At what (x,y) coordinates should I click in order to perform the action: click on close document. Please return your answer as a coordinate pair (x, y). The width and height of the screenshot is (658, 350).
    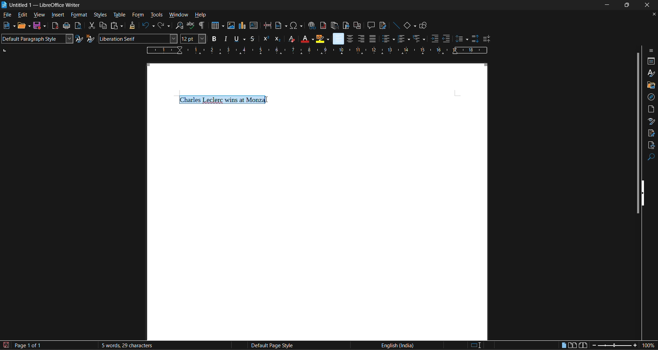
    Looking at the image, I should click on (652, 14).